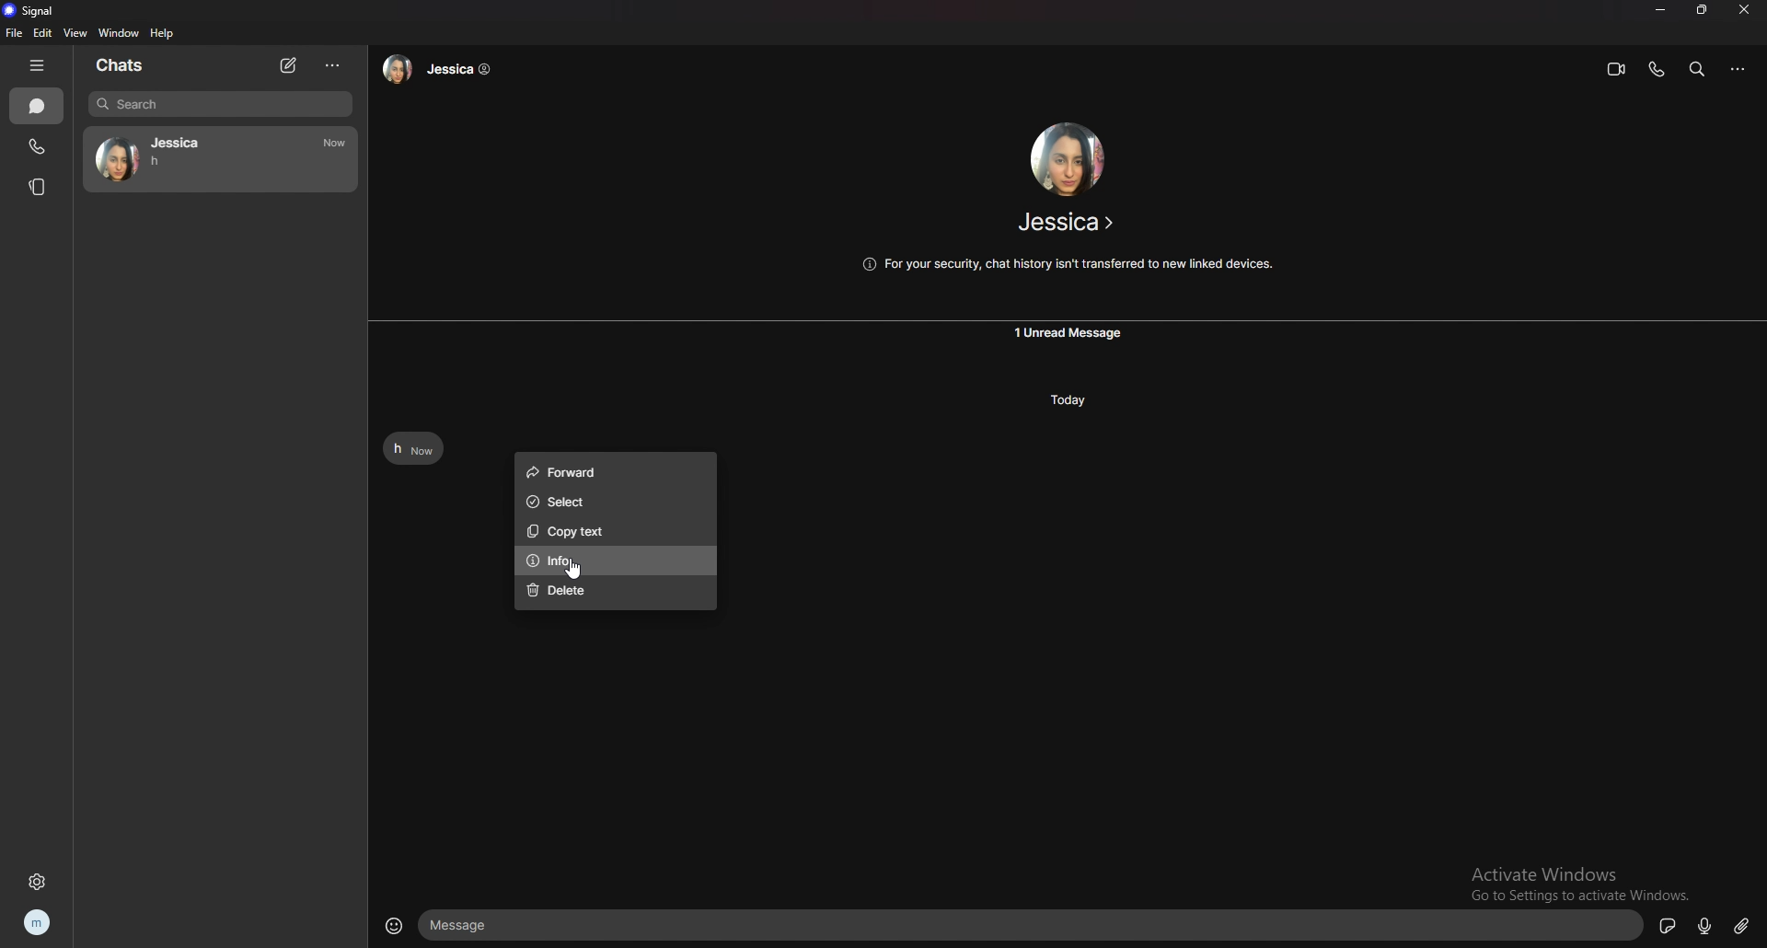 Image resolution: width=1767 pixels, height=948 pixels. Describe the element at coordinates (164, 33) in the screenshot. I see `help` at that location.